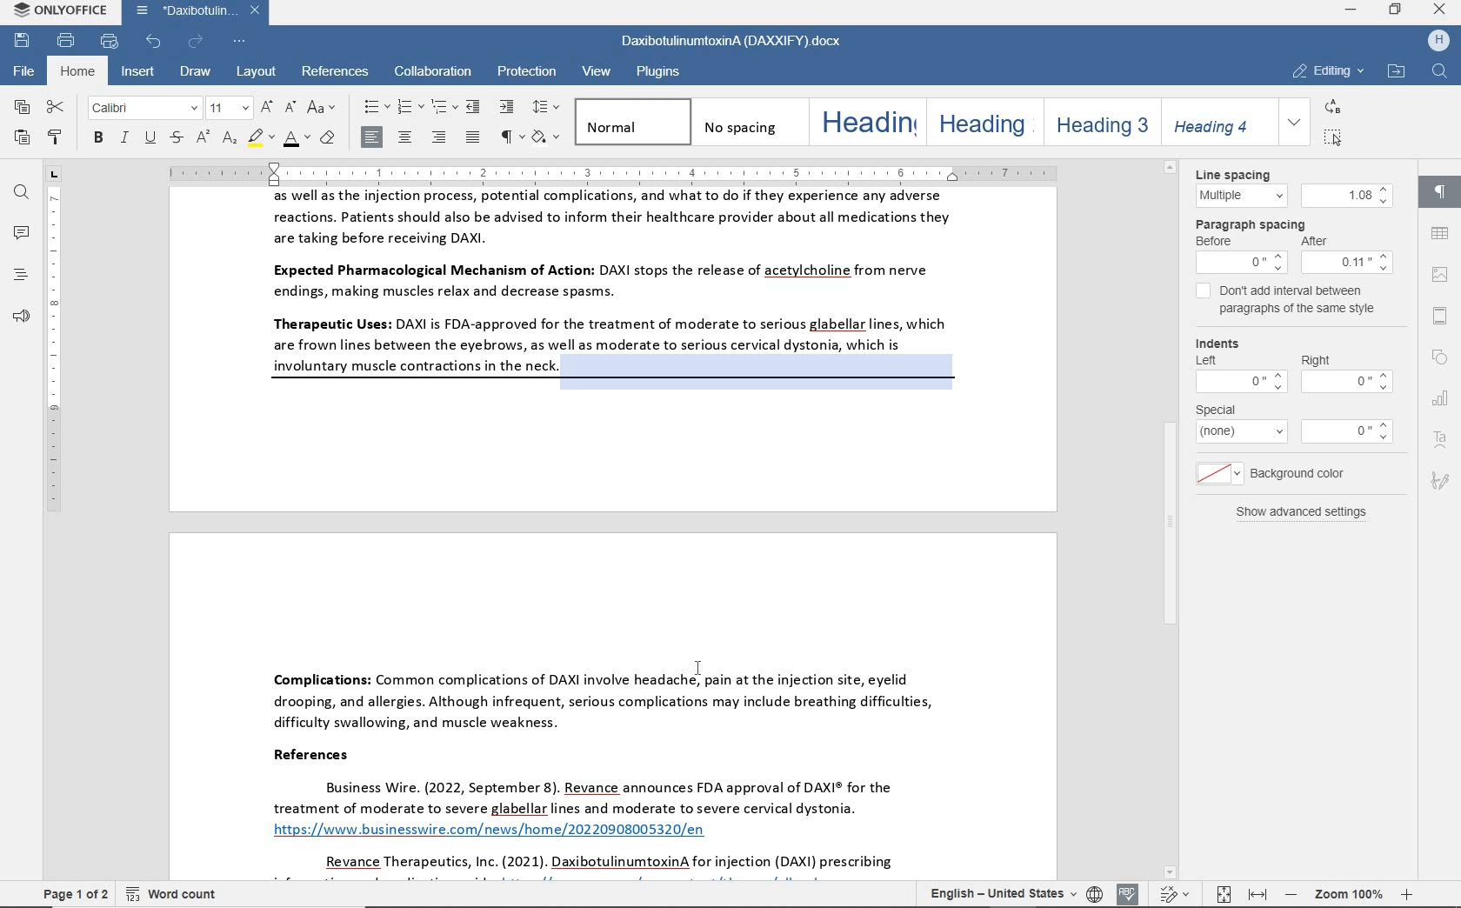 The height and width of the screenshot is (908, 1461). Describe the element at coordinates (508, 107) in the screenshot. I see `increase indent` at that location.